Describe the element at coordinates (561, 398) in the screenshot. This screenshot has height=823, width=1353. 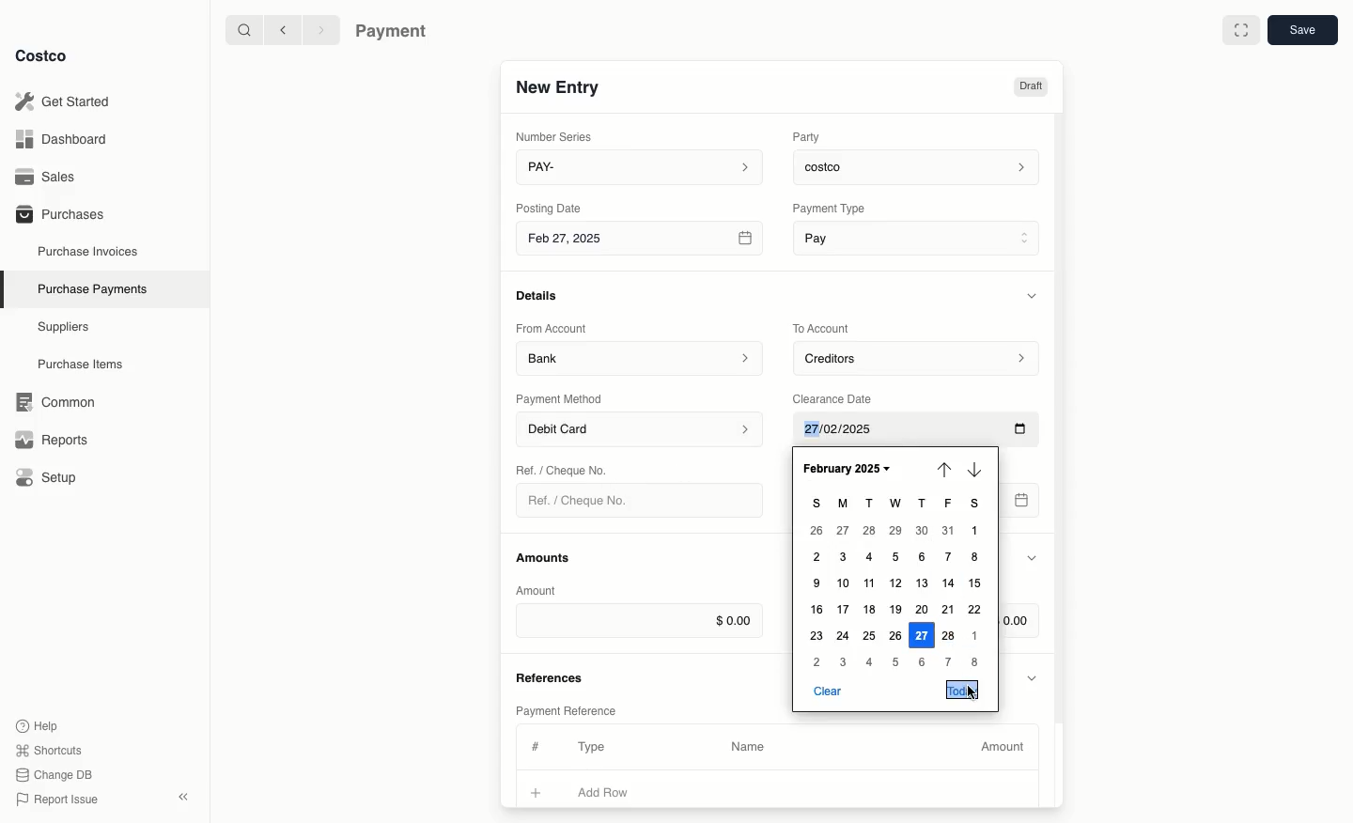
I see `Payment Method` at that location.